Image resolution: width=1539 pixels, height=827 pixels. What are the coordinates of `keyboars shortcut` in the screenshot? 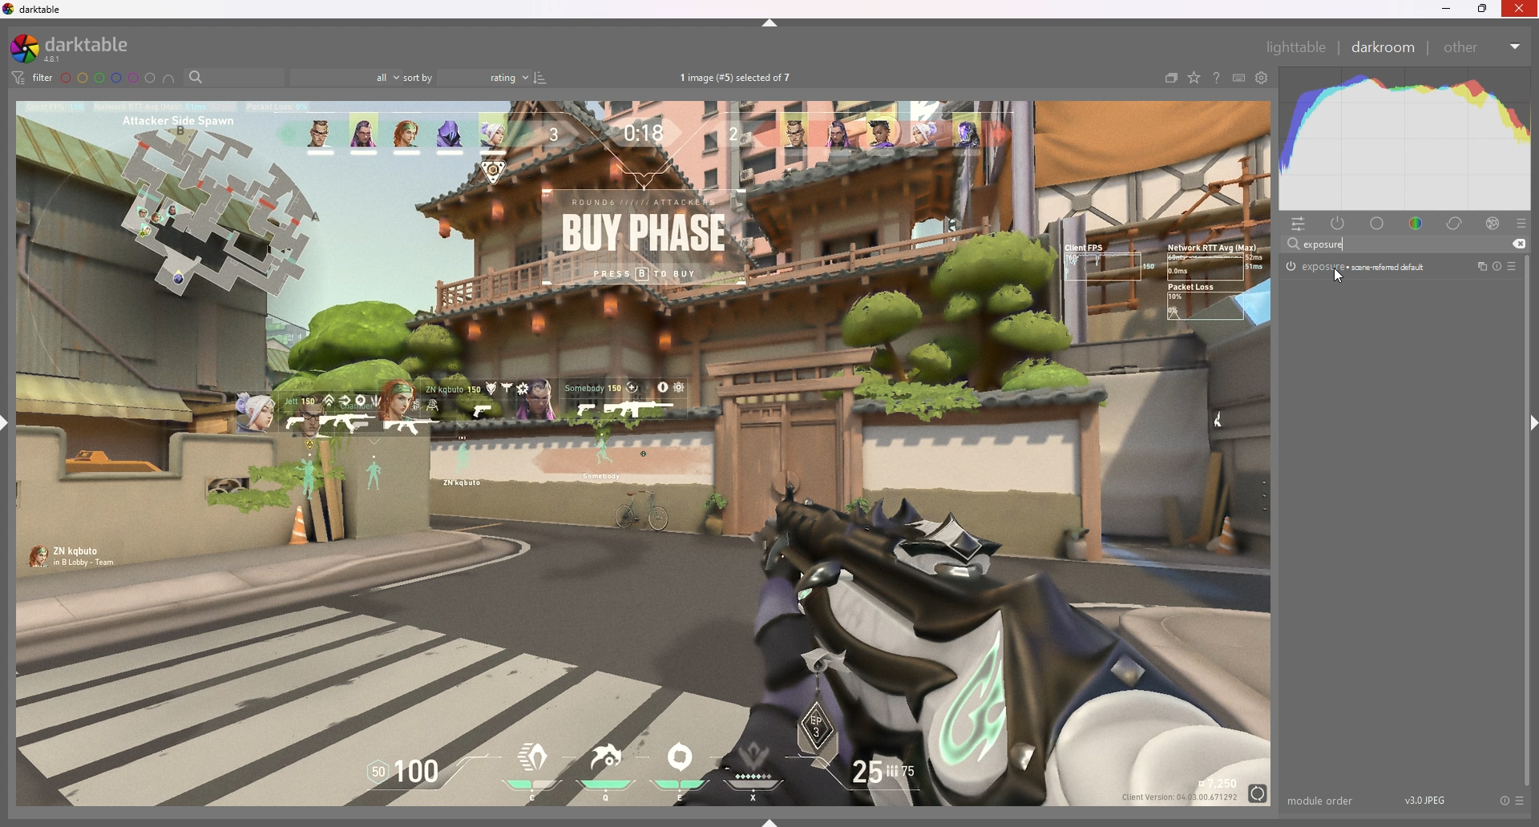 It's located at (1238, 78).